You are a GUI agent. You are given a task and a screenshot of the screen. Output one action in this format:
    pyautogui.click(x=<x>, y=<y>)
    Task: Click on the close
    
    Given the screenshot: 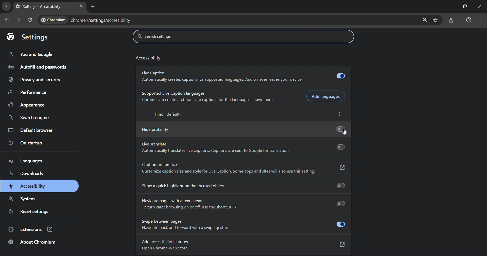 What is the action you would take?
    pyautogui.click(x=480, y=7)
    